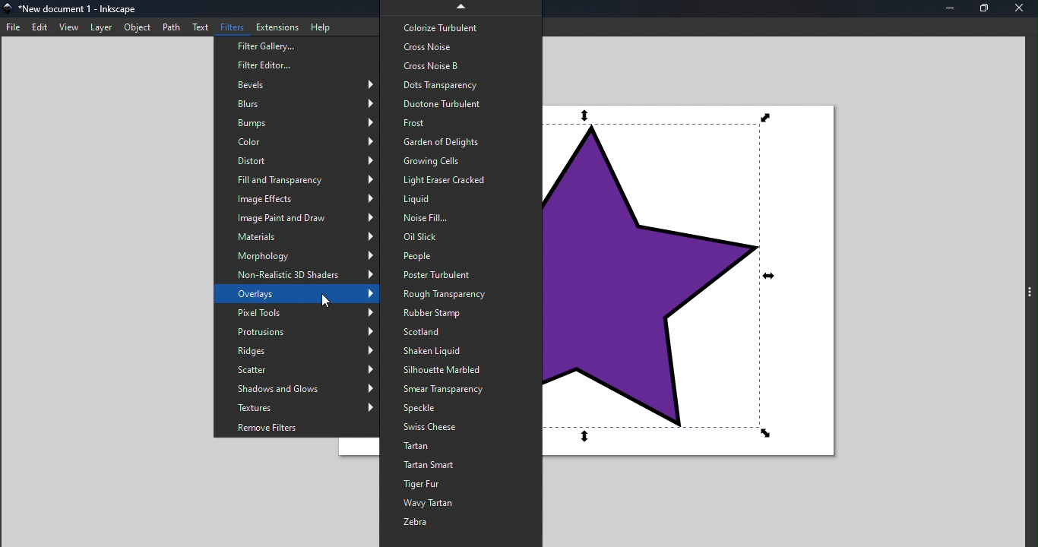  Describe the element at coordinates (297, 295) in the screenshot. I see `Overlays` at that location.